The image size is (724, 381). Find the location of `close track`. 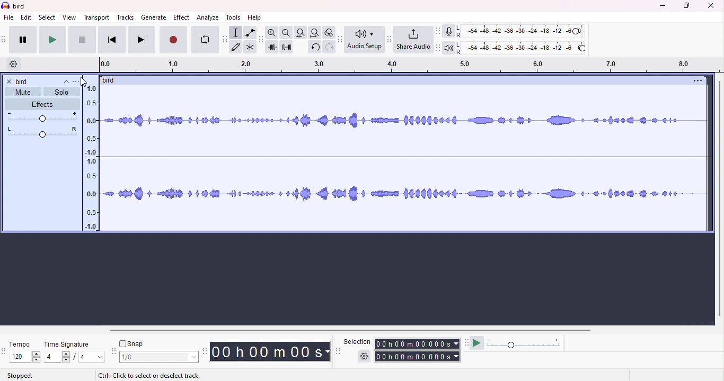

close track is located at coordinates (10, 82).